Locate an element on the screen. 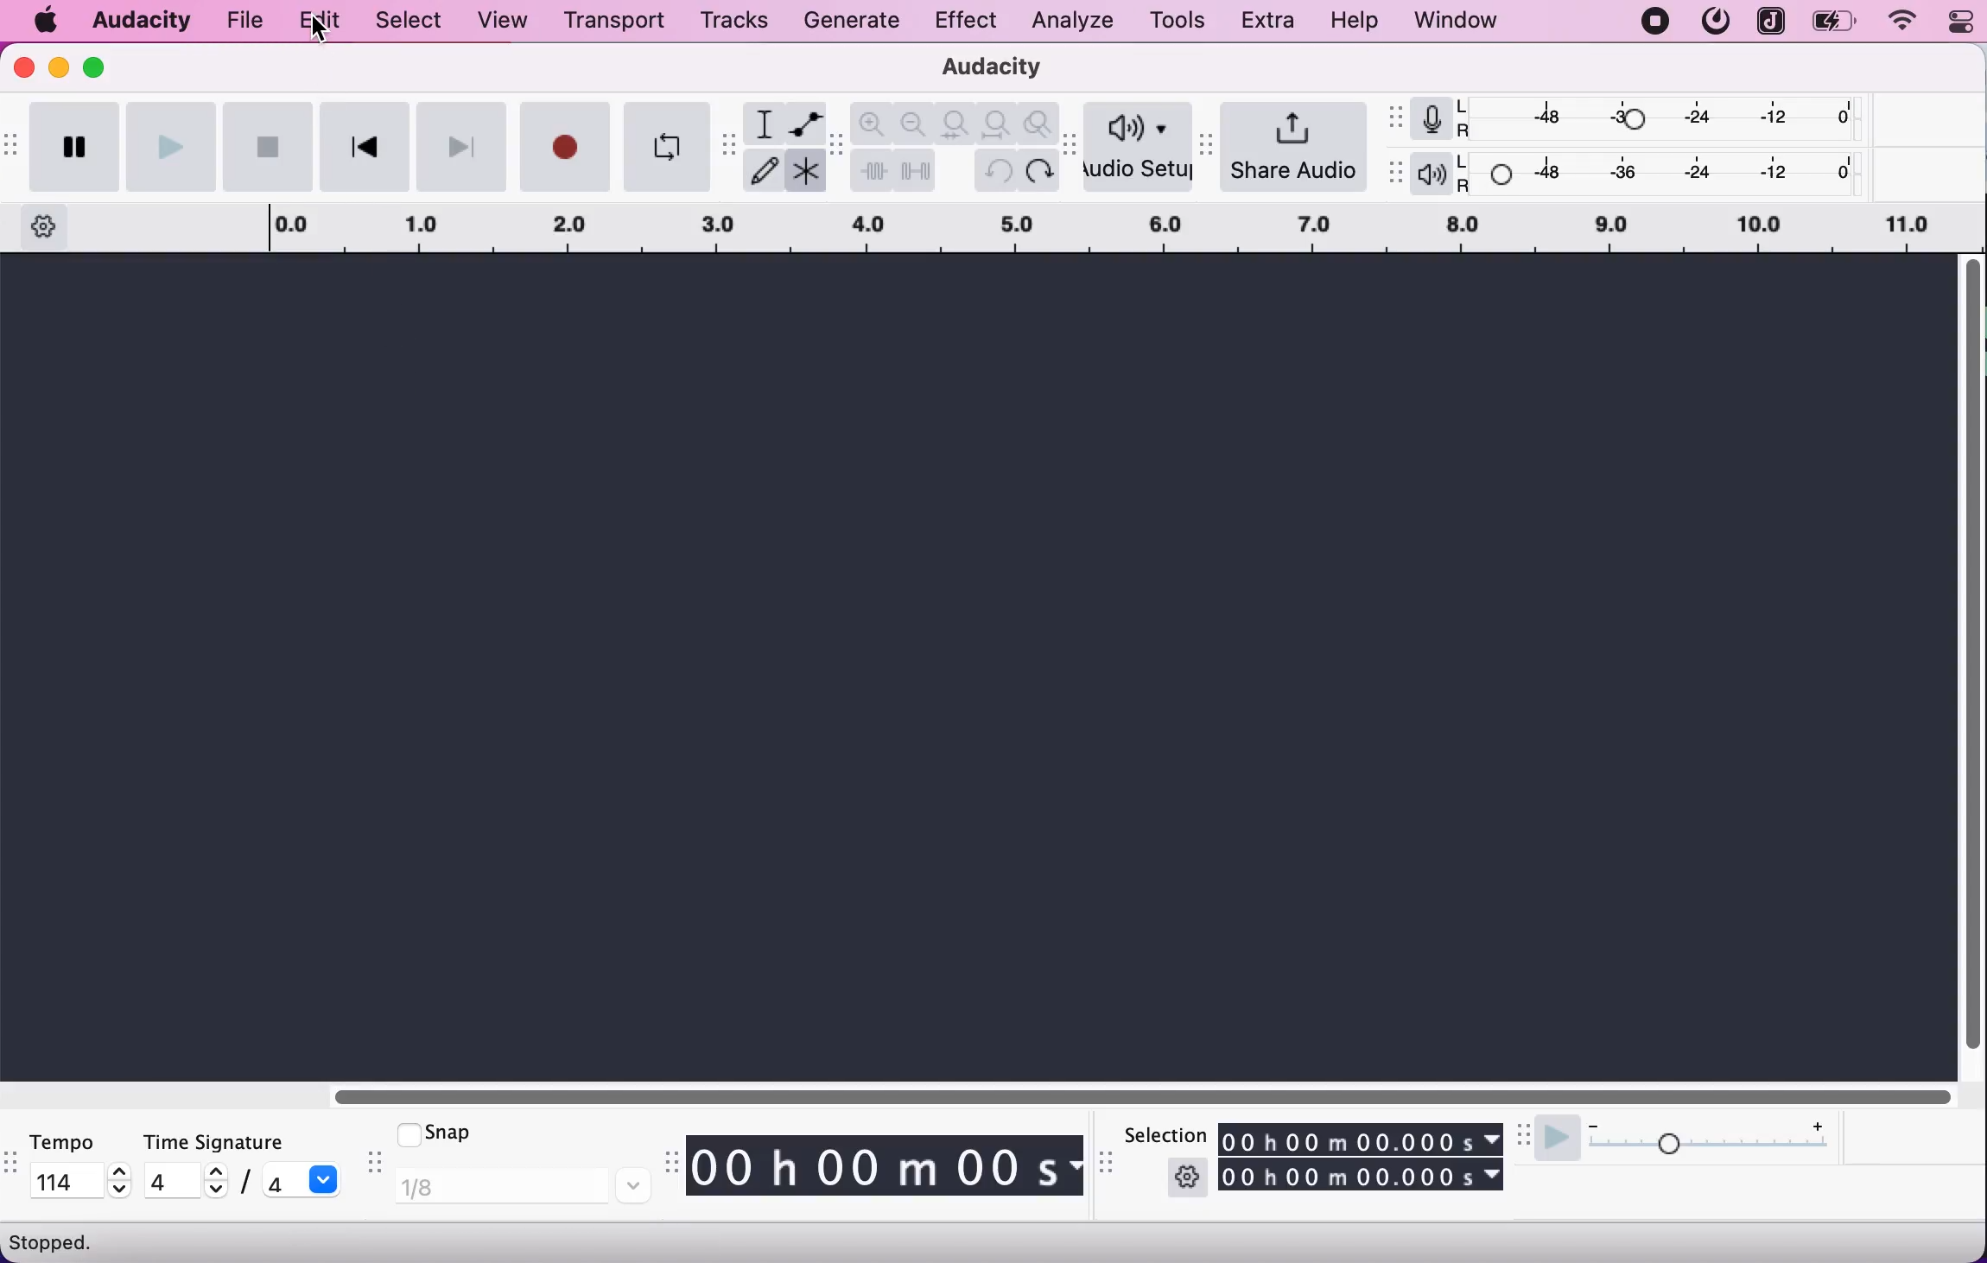 The image size is (1987, 1263). audacity edit tool bar is located at coordinates (836, 146).